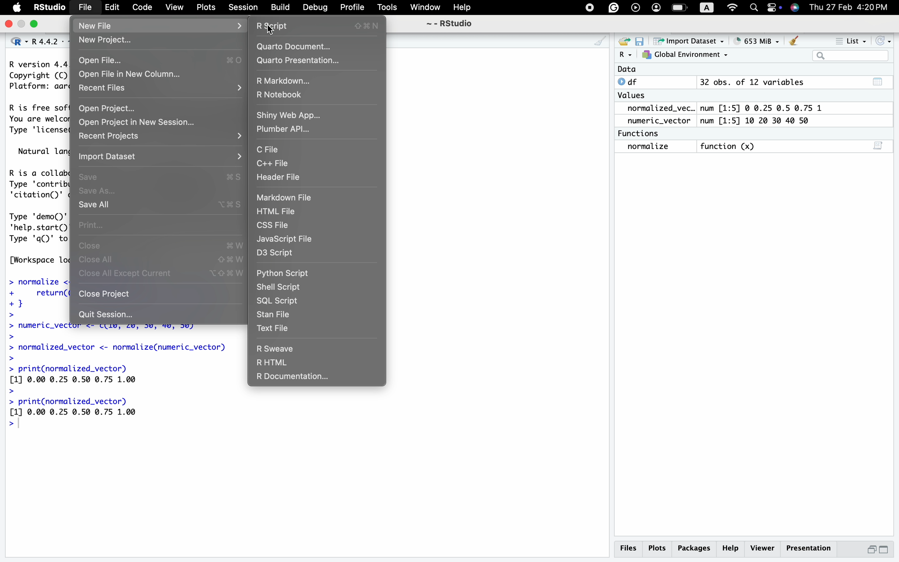 This screenshot has width=899, height=562. What do you see at coordinates (761, 41) in the screenshot?
I see `653 MB` at bounding box center [761, 41].